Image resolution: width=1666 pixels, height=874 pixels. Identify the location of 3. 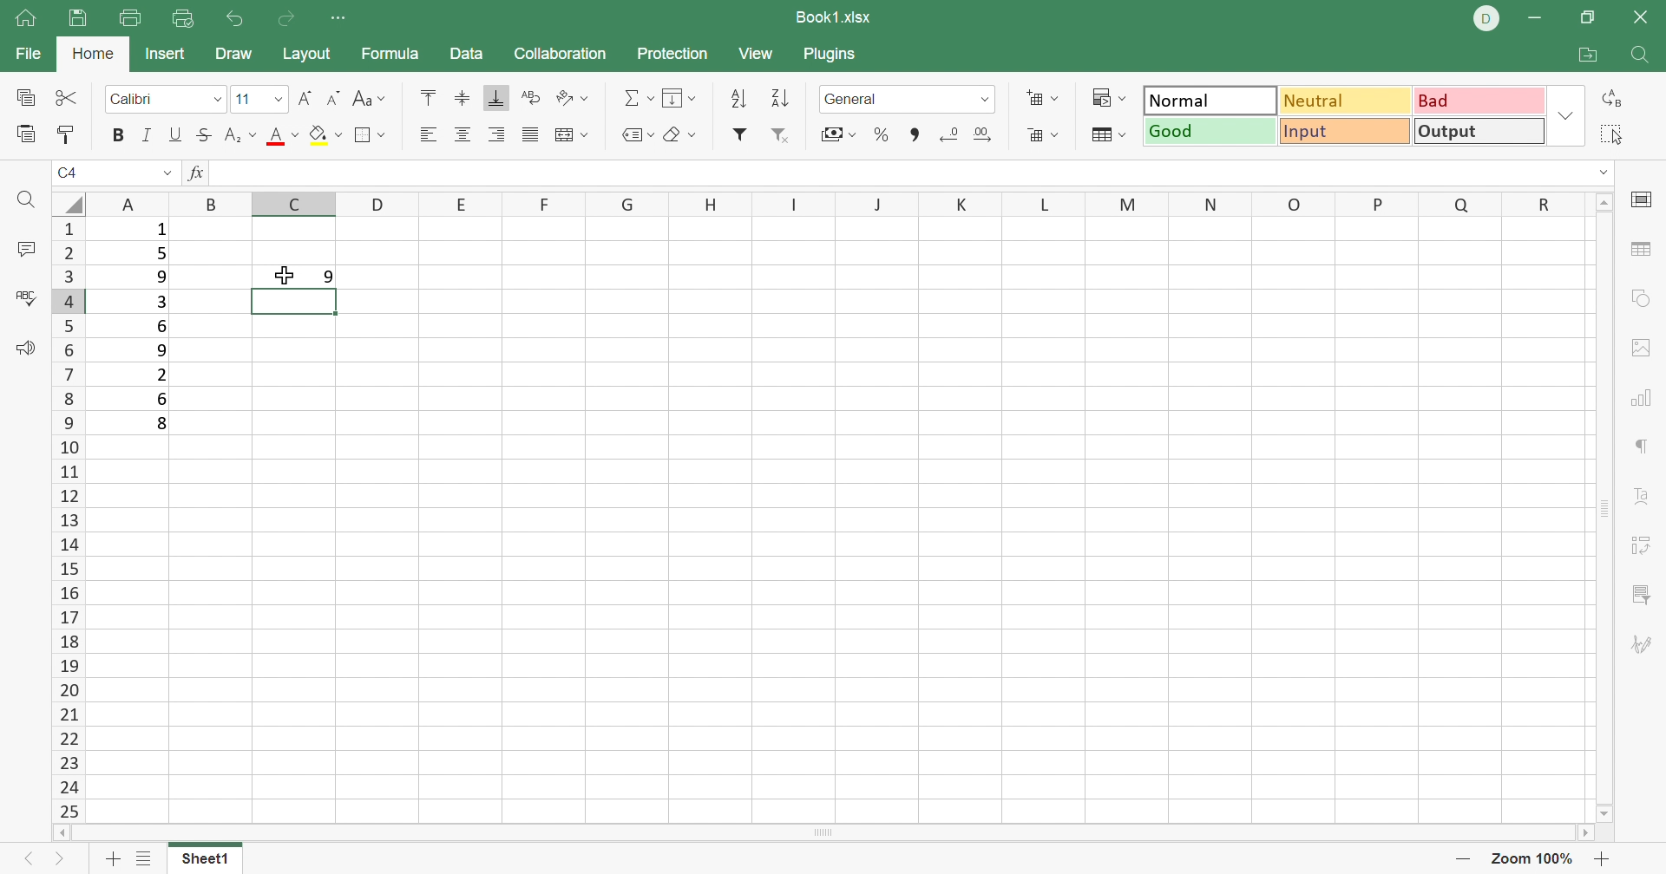
(159, 304).